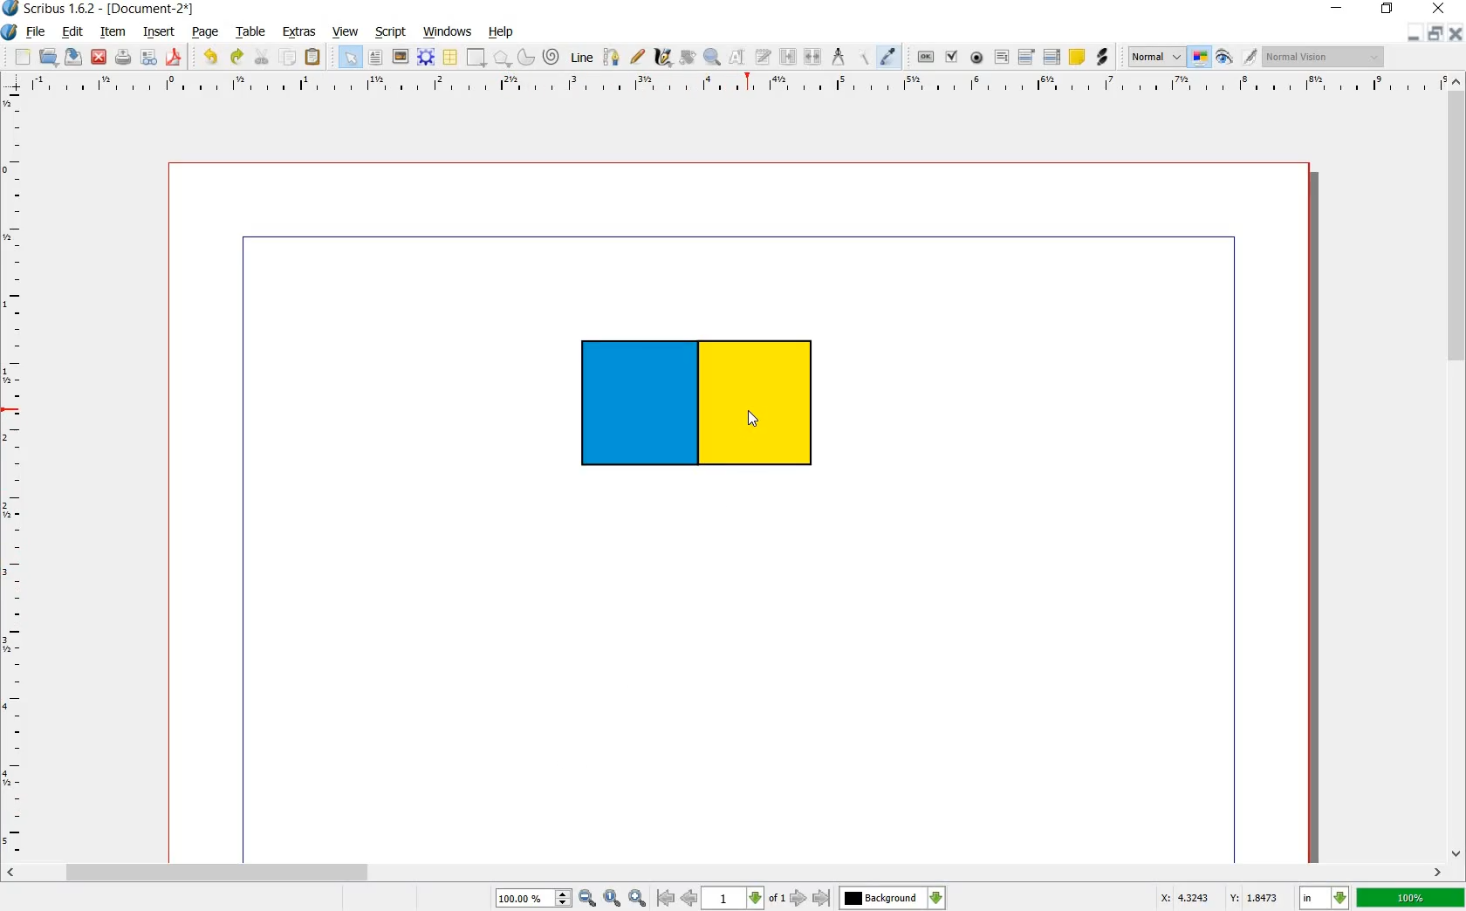 The height and width of the screenshot is (911, 1466). Describe the element at coordinates (210, 58) in the screenshot. I see `undo` at that location.